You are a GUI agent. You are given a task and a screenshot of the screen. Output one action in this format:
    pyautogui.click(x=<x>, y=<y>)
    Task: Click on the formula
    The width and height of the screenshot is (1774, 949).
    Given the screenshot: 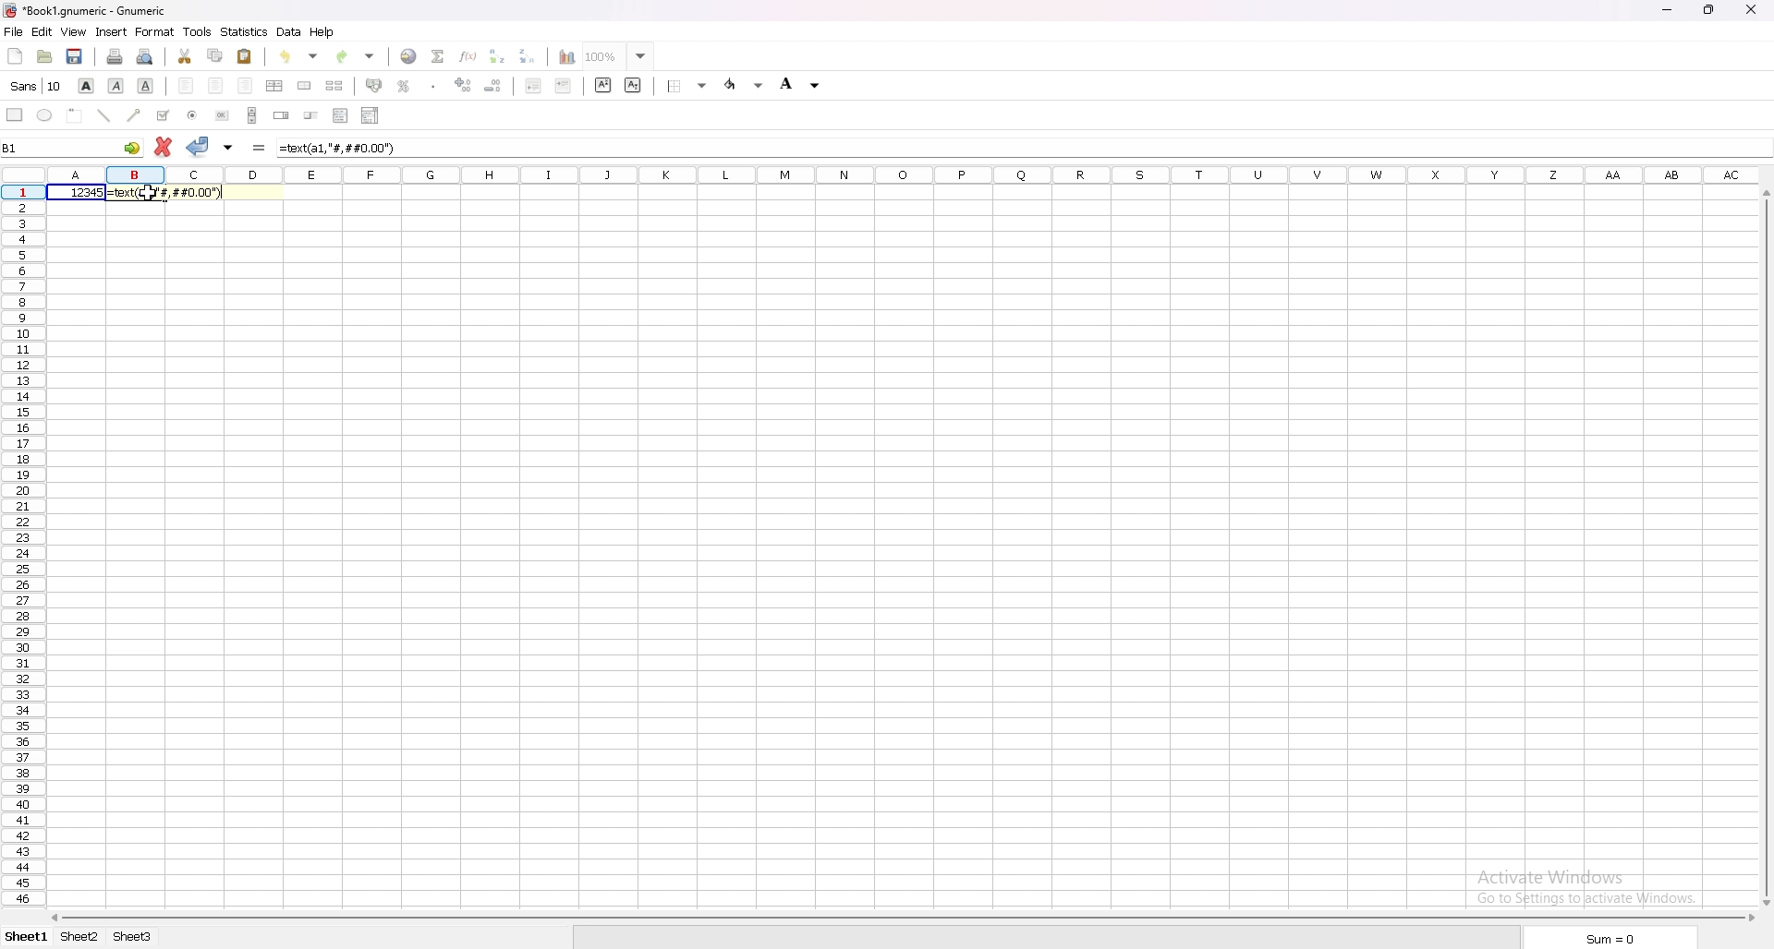 What is the action you would take?
    pyautogui.click(x=170, y=191)
    